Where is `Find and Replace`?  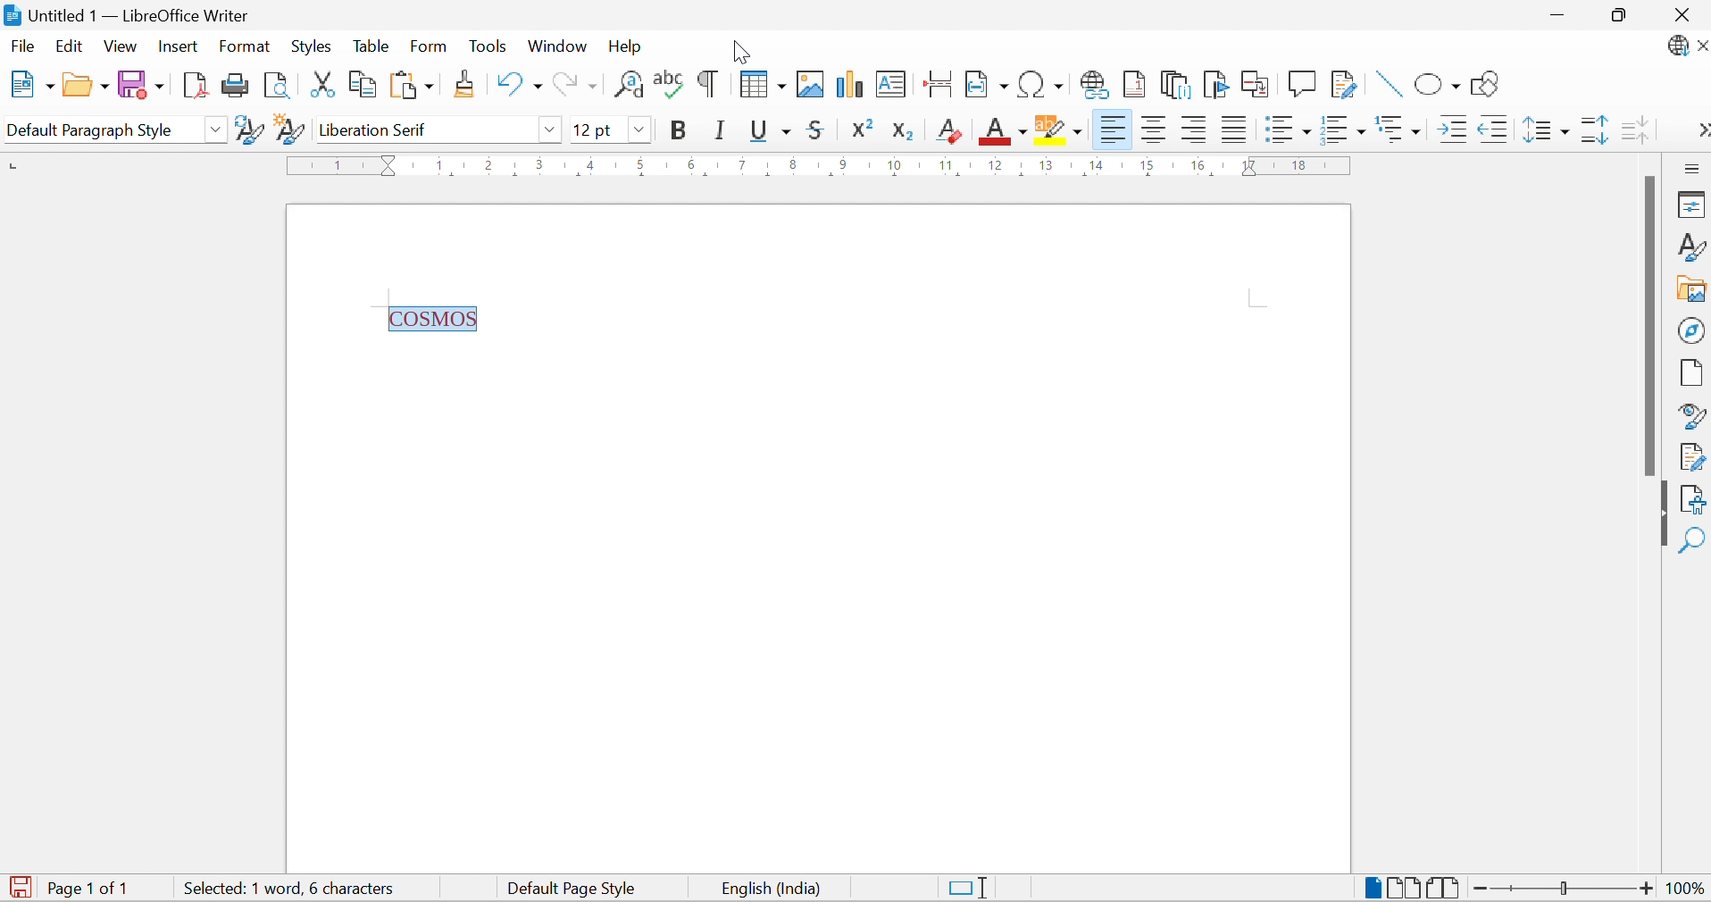
Find and Replace is located at coordinates (629, 85).